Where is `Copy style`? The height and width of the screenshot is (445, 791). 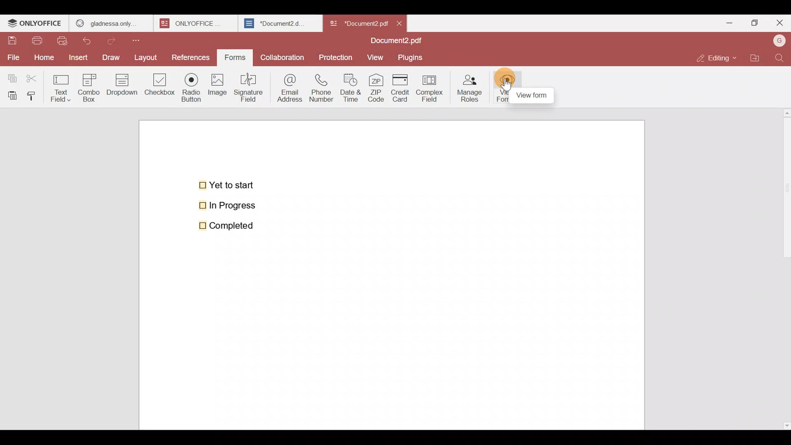 Copy style is located at coordinates (35, 94).